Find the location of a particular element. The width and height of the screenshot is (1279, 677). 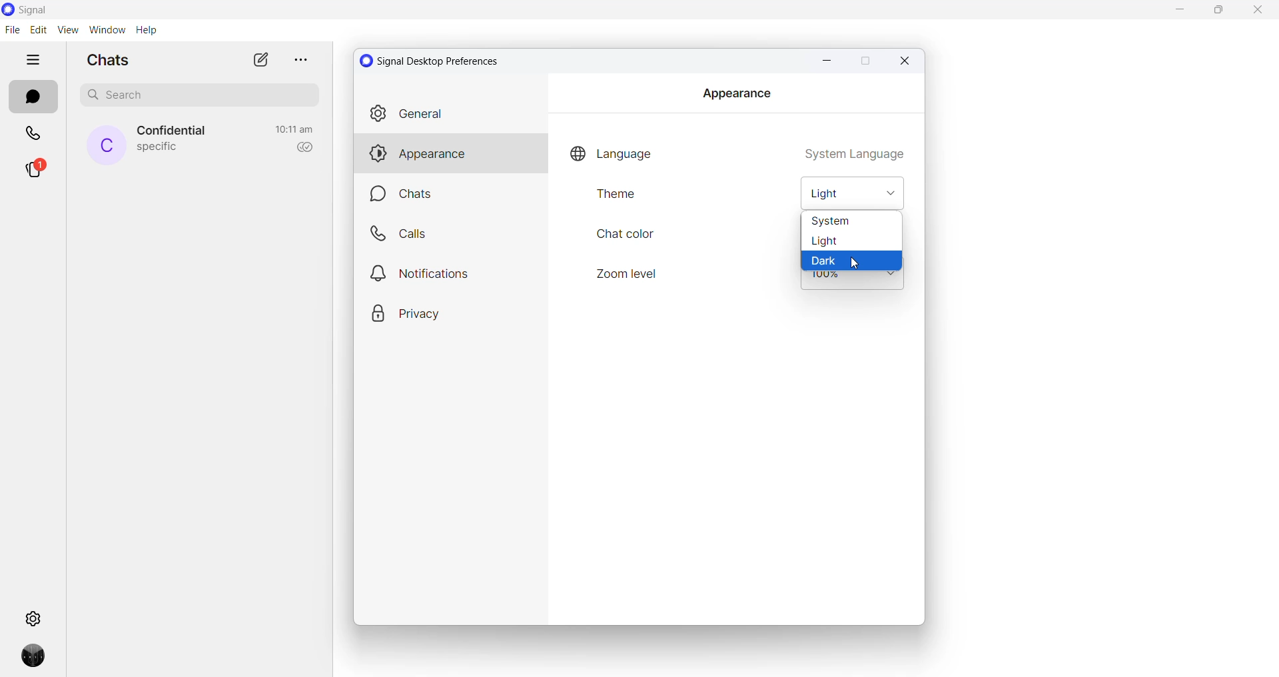

general is located at coordinates (449, 114).